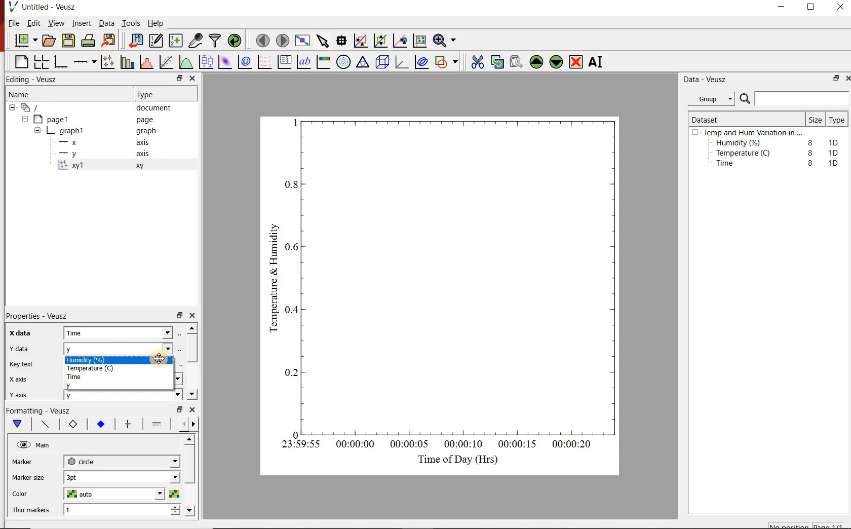 The height and width of the screenshot is (529, 851). What do you see at coordinates (598, 62) in the screenshot?
I see `Rename the selected widget` at bounding box center [598, 62].